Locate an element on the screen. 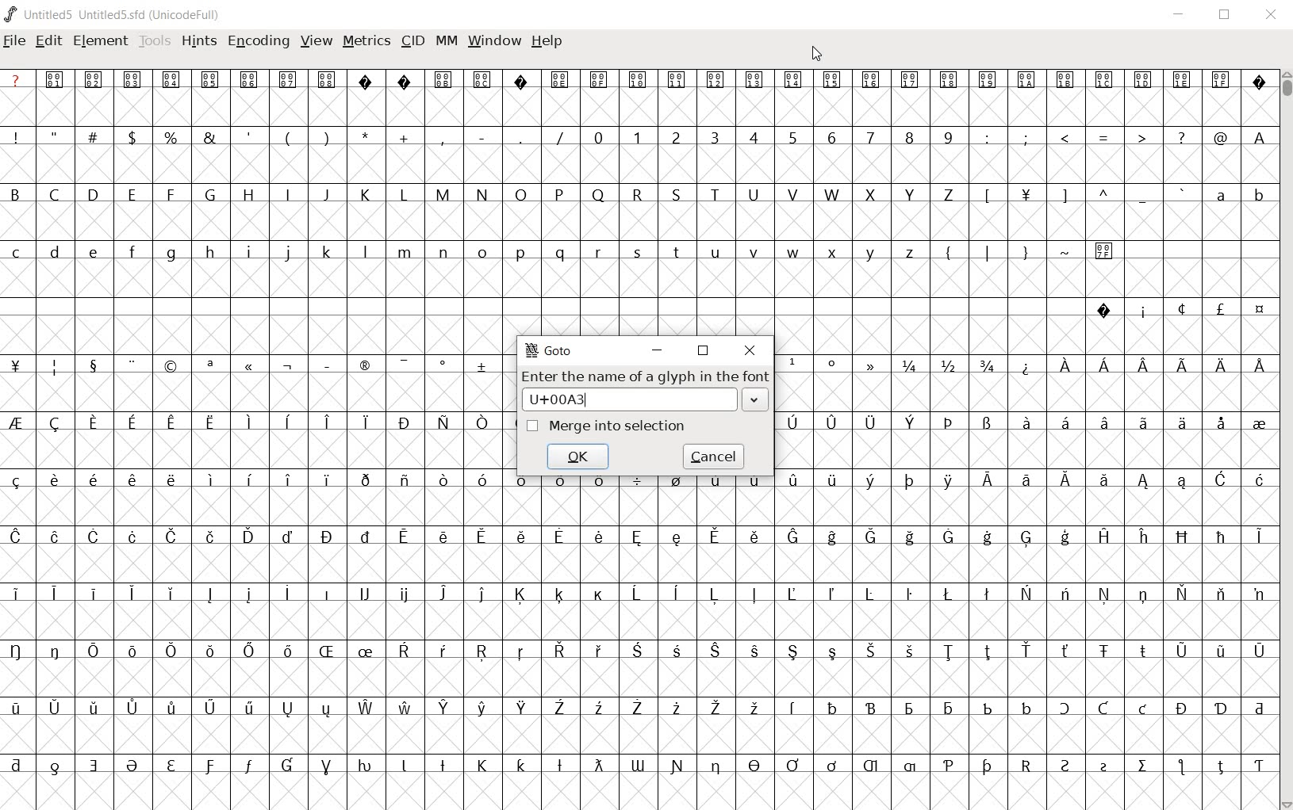 The width and height of the screenshot is (1293, 810). B is located at coordinates (21, 193).